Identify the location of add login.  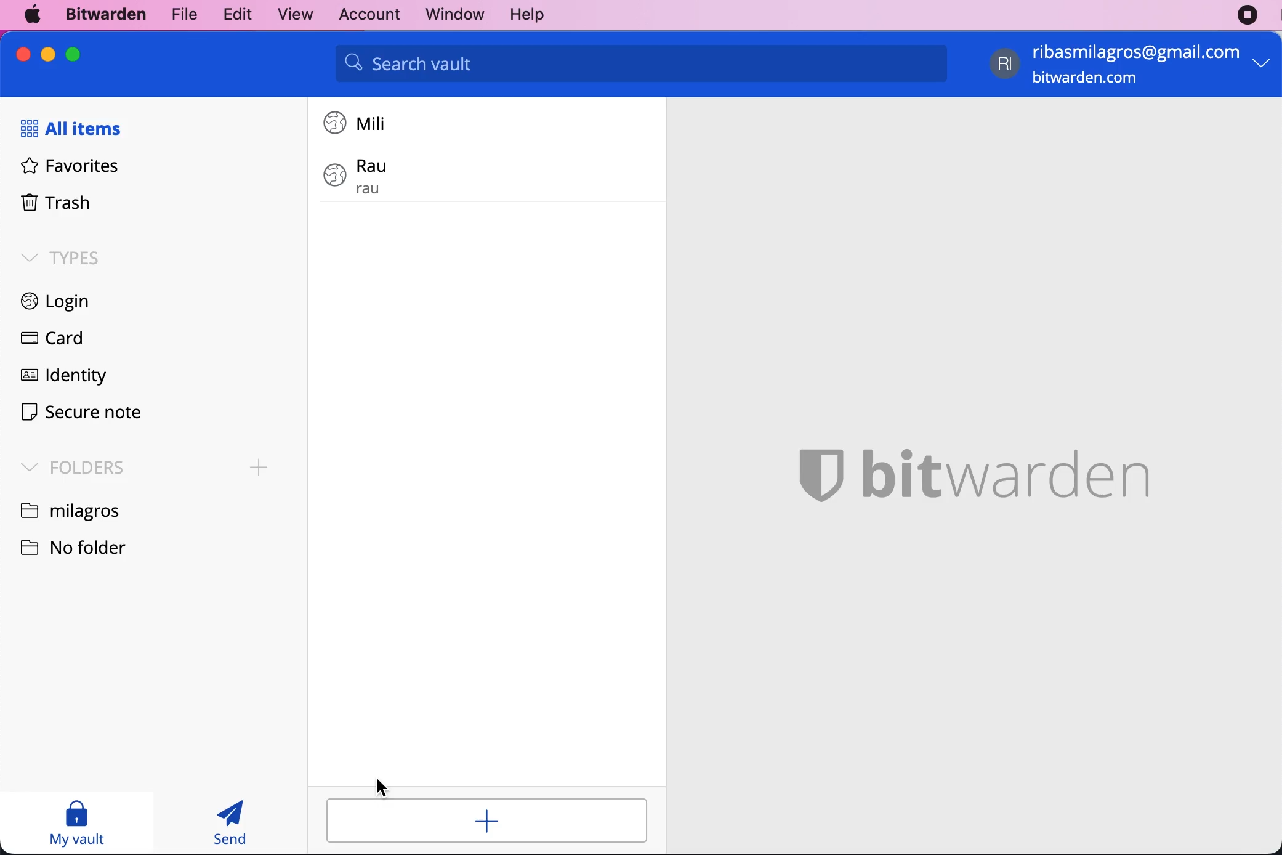
(486, 821).